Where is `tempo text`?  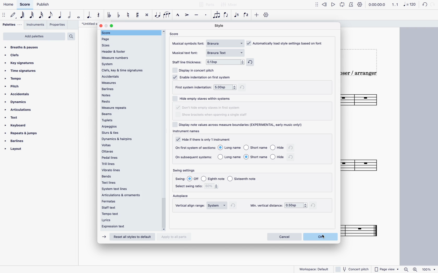 tempo text is located at coordinates (129, 214).